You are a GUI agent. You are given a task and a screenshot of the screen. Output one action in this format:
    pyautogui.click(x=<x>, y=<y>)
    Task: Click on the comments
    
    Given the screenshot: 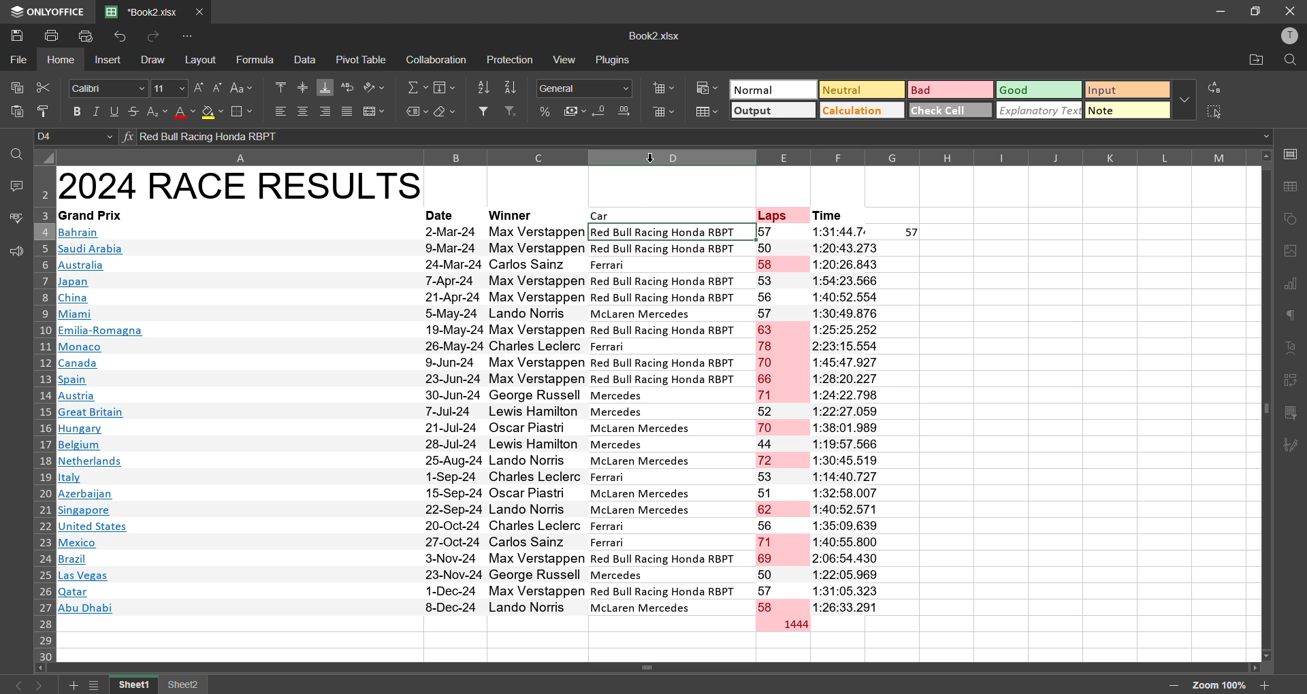 What is the action you would take?
    pyautogui.click(x=15, y=184)
    